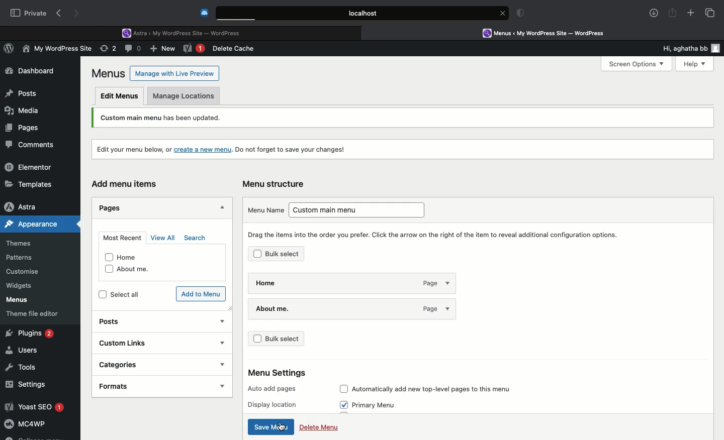  What do you see at coordinates (673, 13) in the screenshot?
I see `Share` at bounding box center [673, 13].